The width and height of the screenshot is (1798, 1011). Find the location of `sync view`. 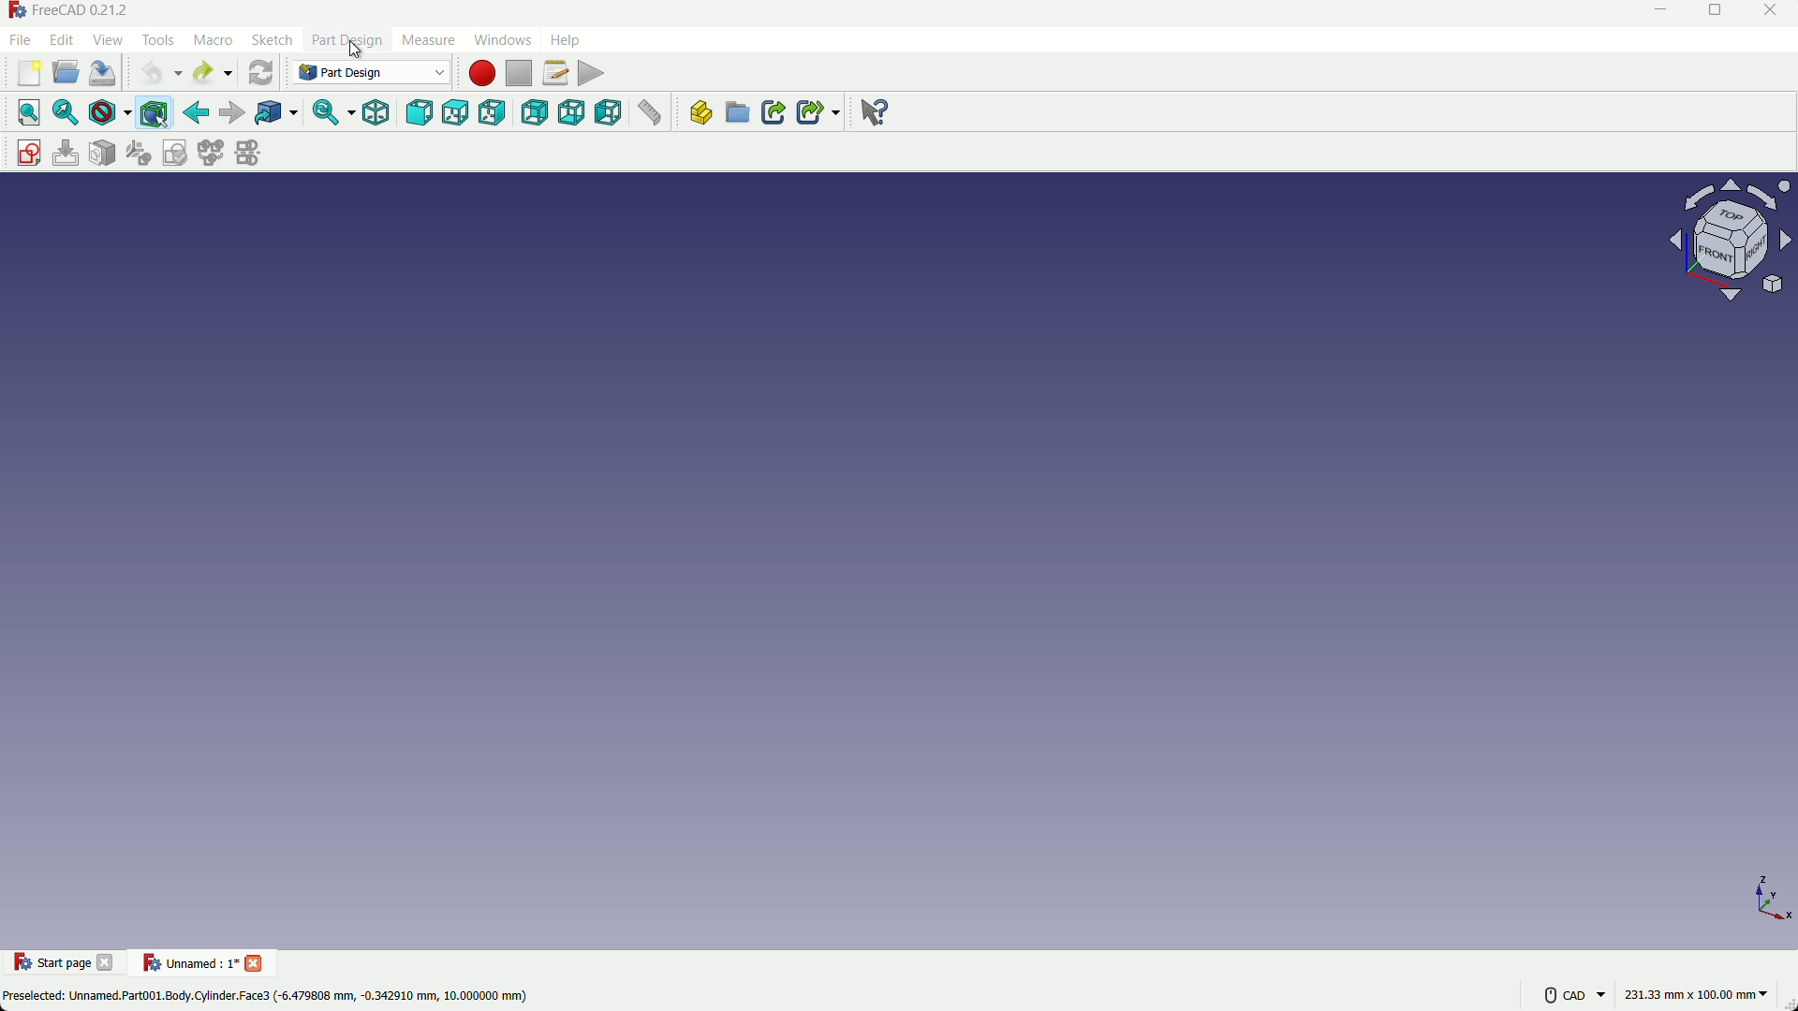

sync view is located at coordinates (324, 113).